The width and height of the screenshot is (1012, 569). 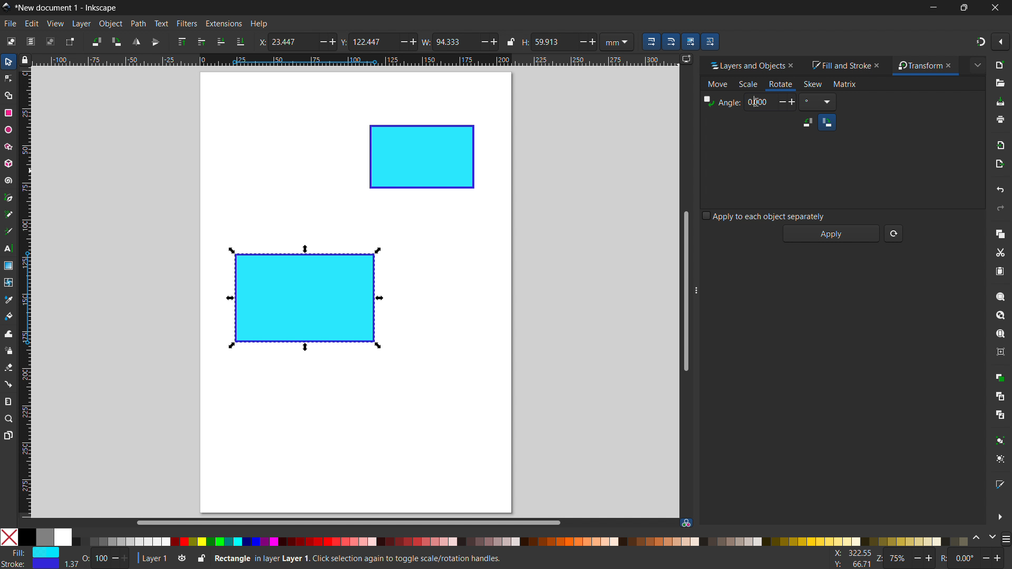 What do you see at coordinates (1000, 208) in the screenshot?
I see `redo` at bounding box center [1000, 208].